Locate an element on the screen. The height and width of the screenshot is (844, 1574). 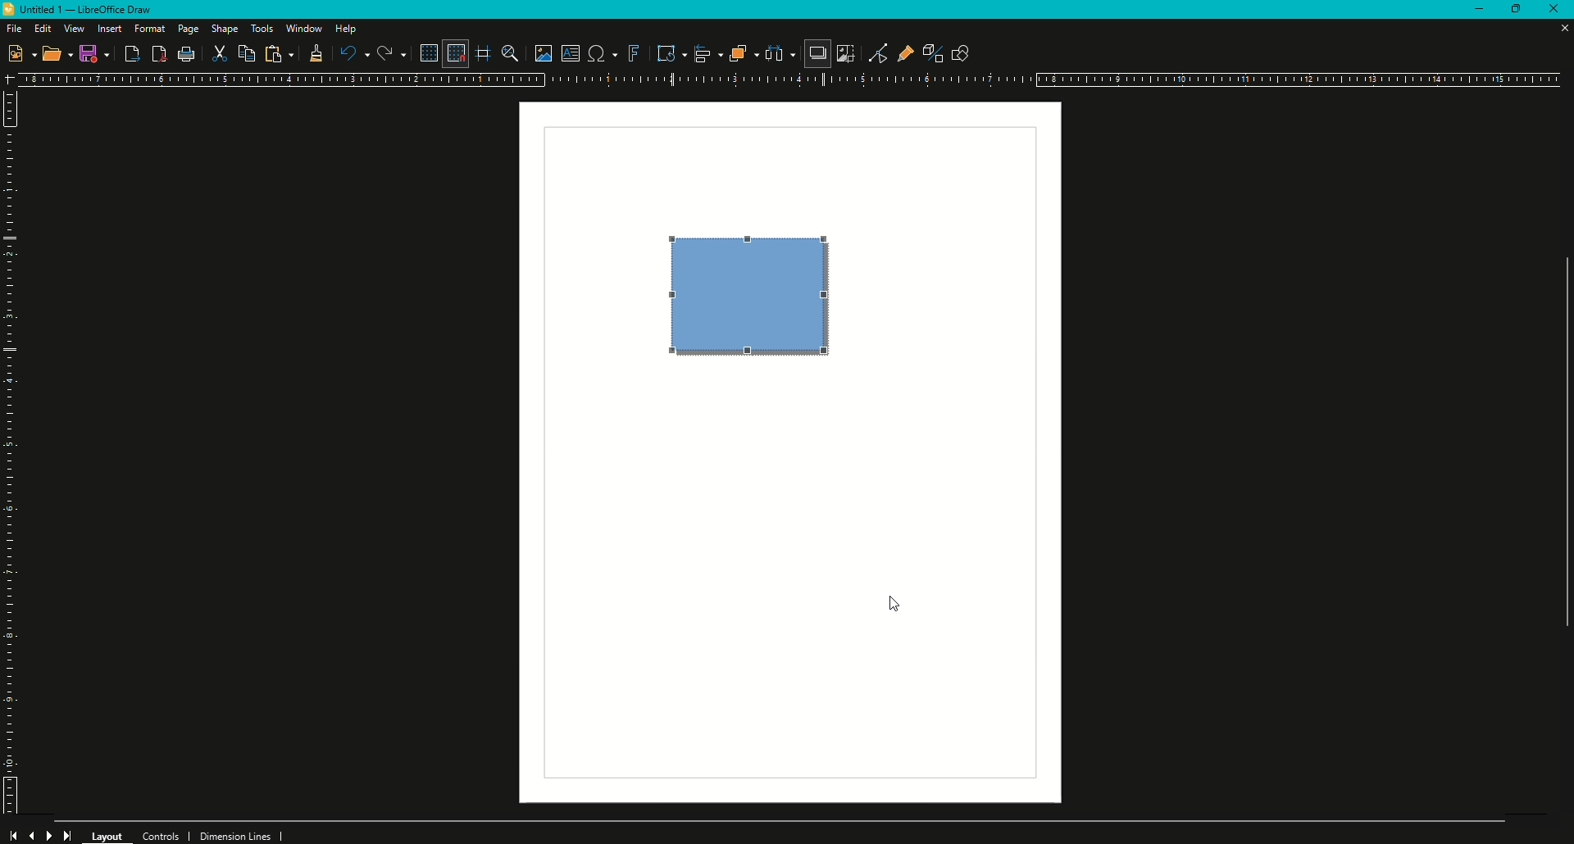
Zoom and Pan is located at coordinates (508, 52).